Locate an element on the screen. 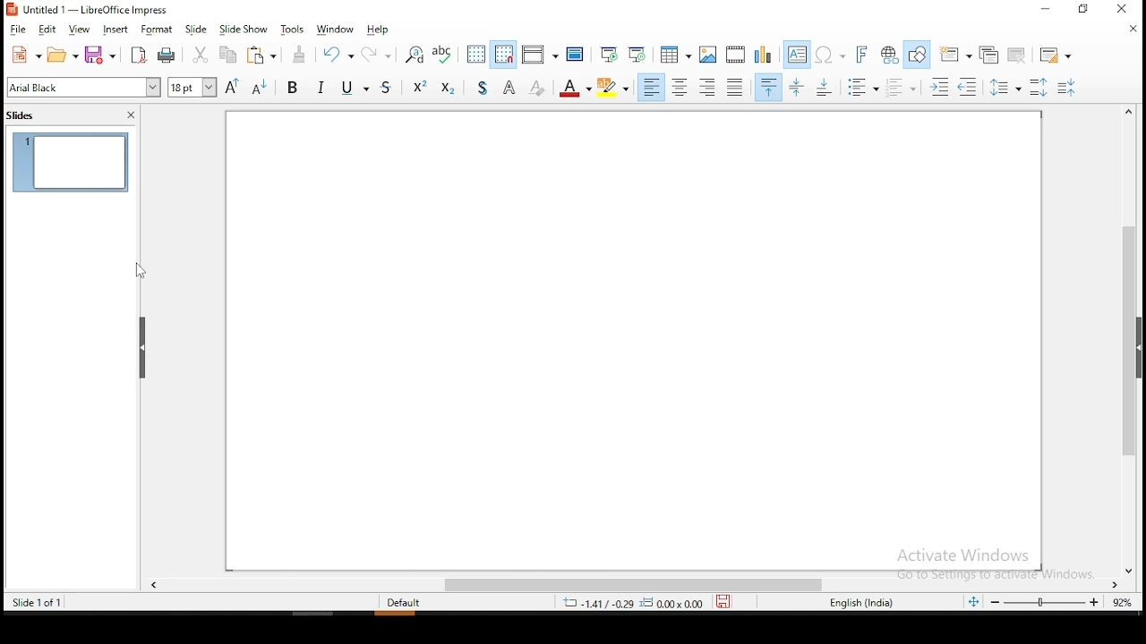 The height and width of the screenshot is (644, 1146). paste is located at coordinates (267, 56).